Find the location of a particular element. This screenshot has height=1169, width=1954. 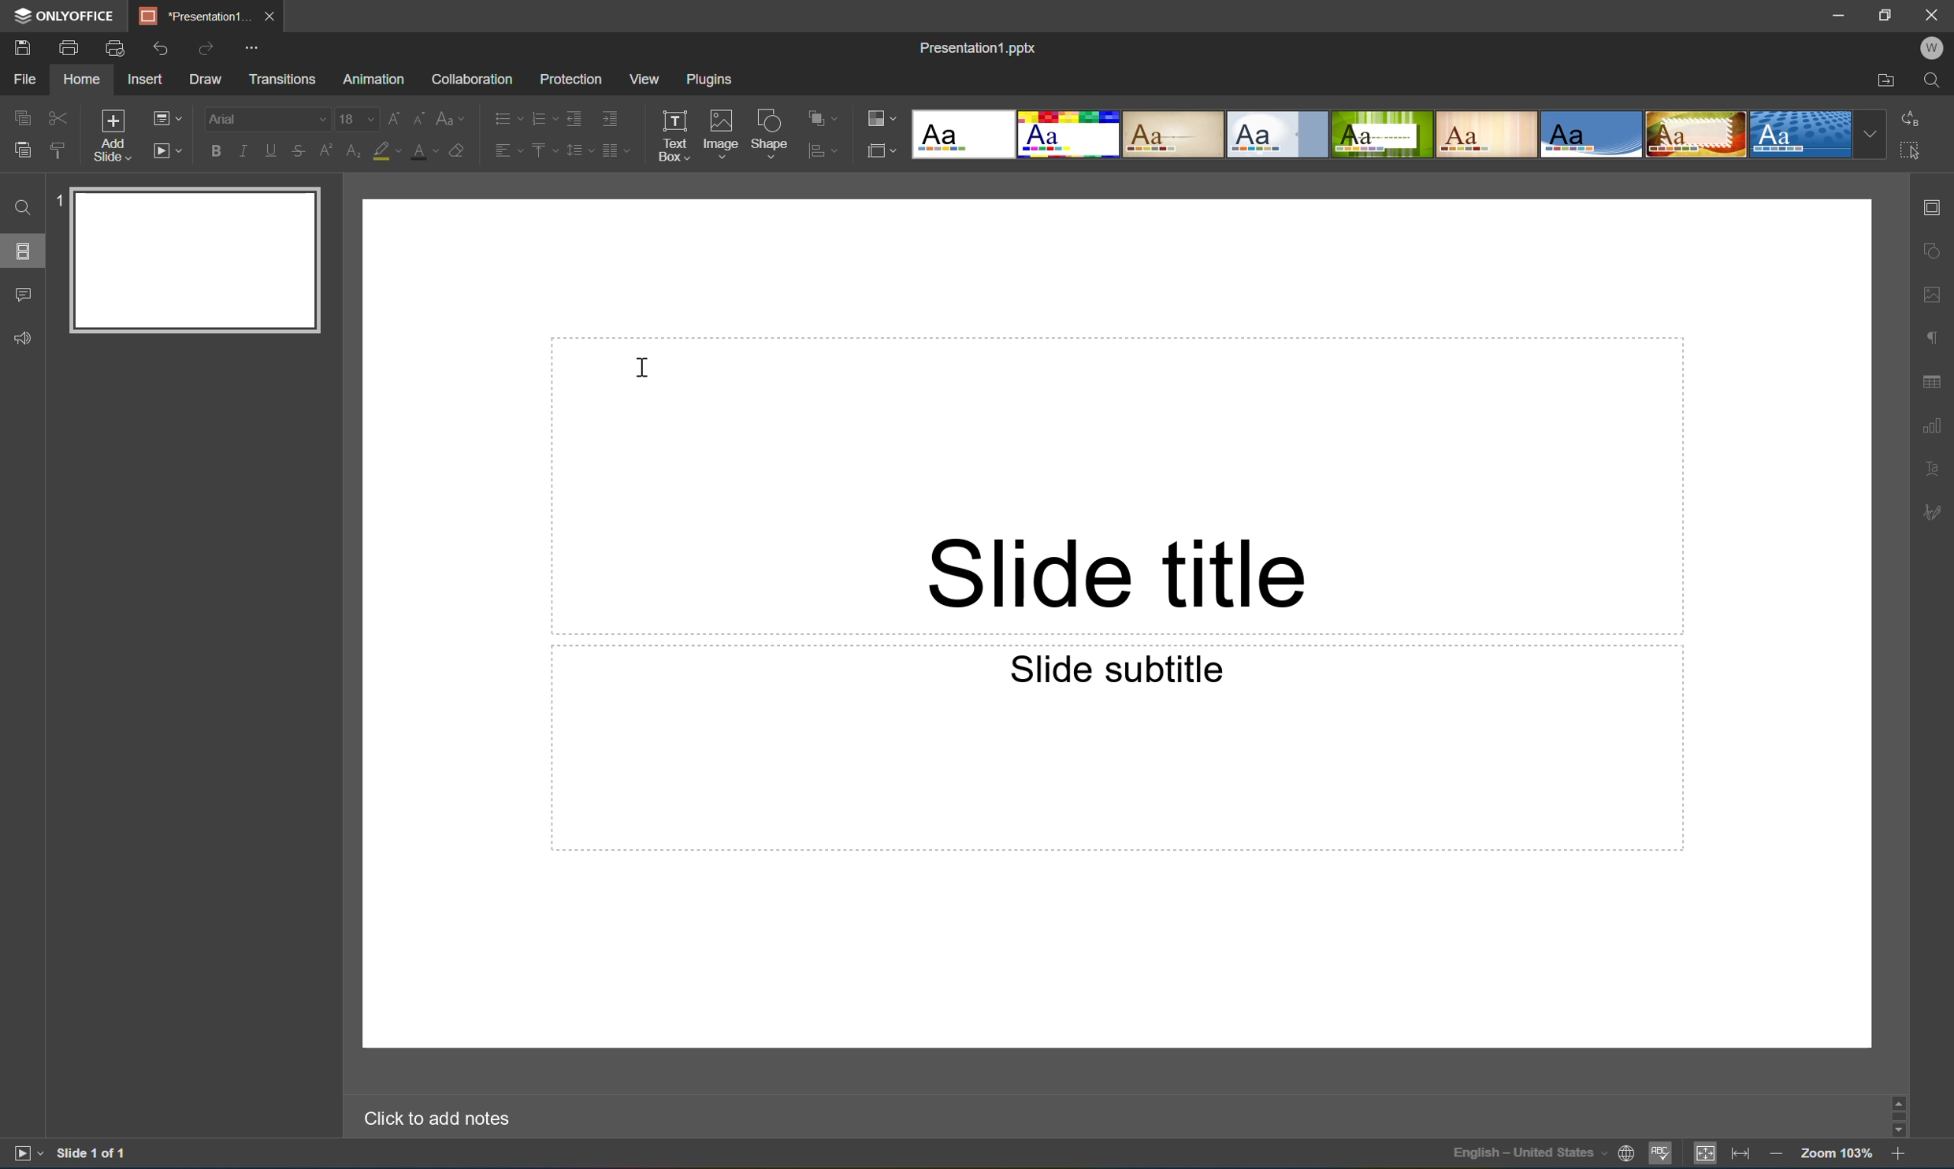

Change case is located at coordinates (446, 119).